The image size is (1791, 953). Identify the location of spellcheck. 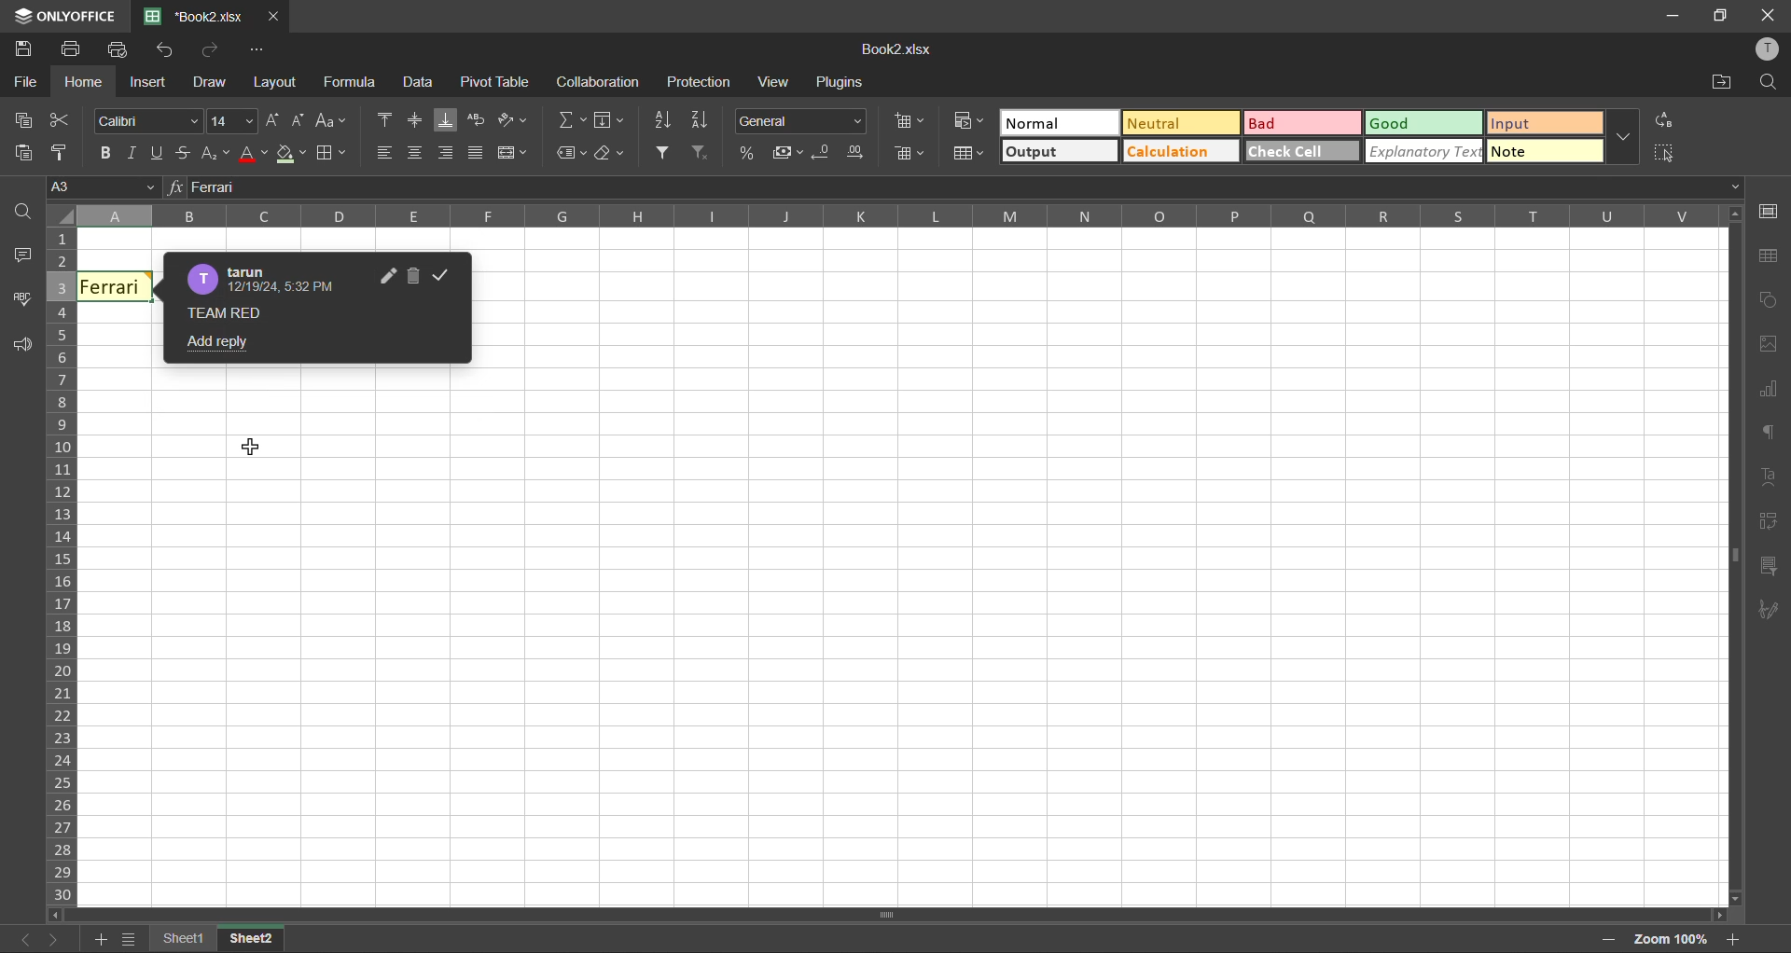
(23, 302).